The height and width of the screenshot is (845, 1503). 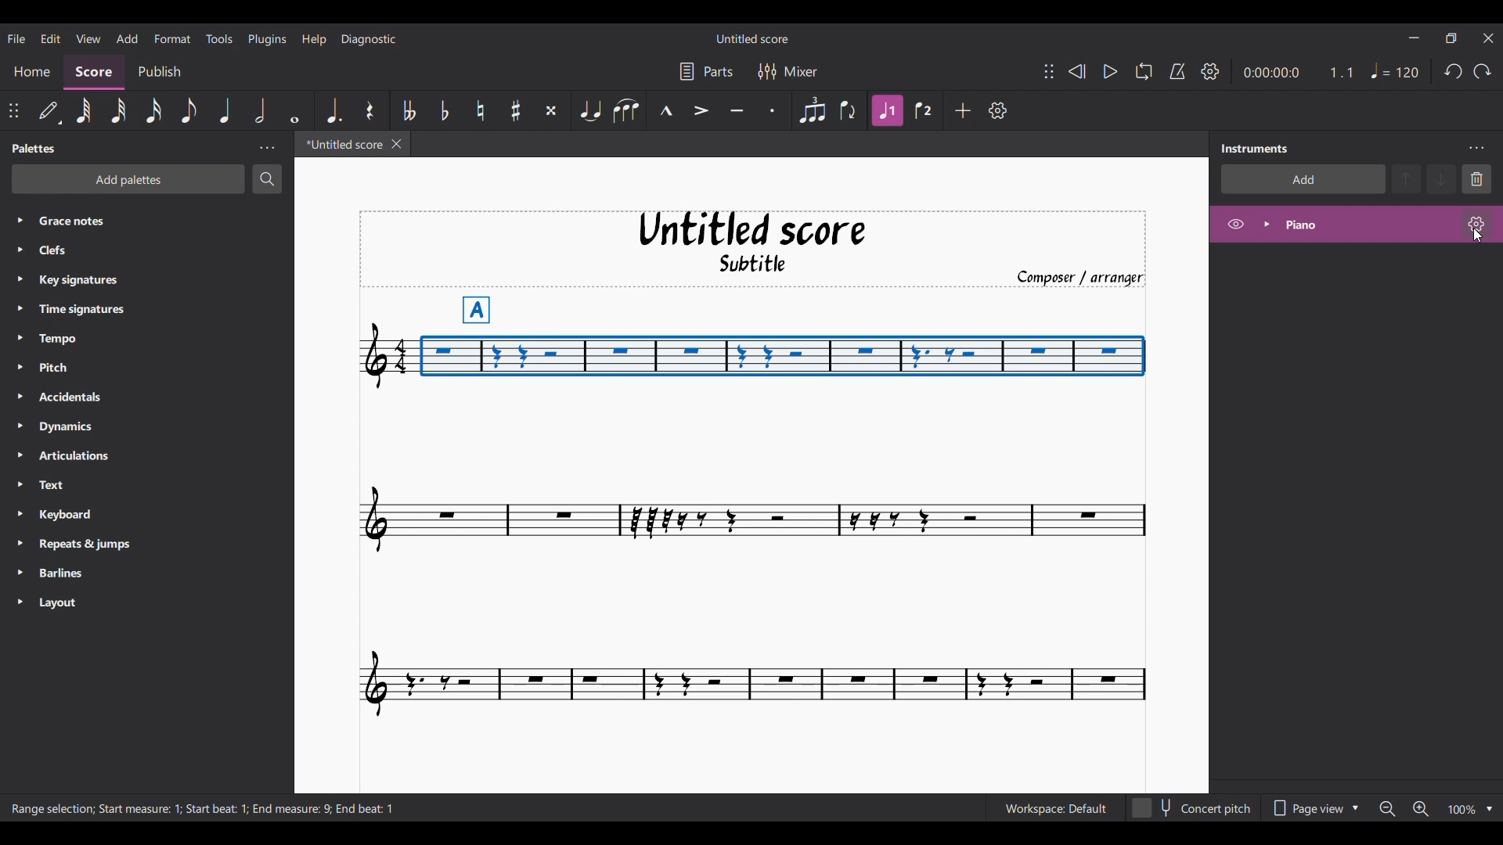 What do you see at coordinates (1258, 149) in the screenshot?
I see `Panel title` at bounding box center [1258, 149].